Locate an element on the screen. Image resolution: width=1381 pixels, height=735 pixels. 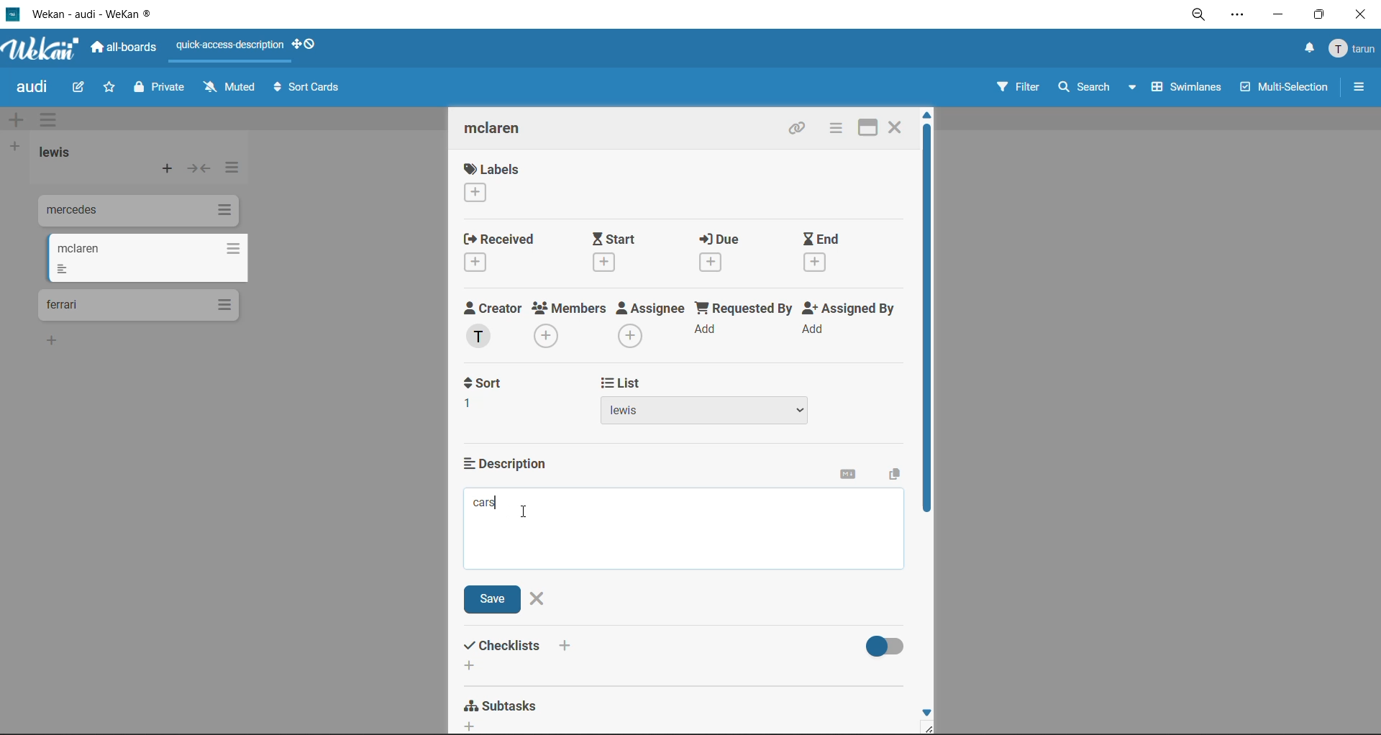
maximize is located at coordinates (871, 126).